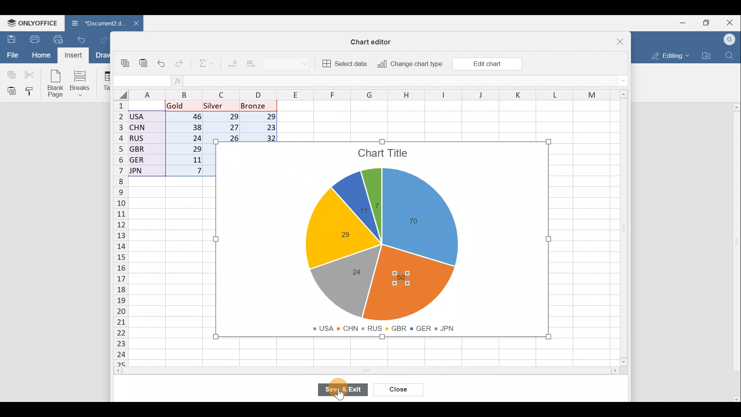 The height and width of the screenshot is (417, 741). Describe the element at coordinates (627, 230) in the screenshot. I see `Scroll bar` at that location.